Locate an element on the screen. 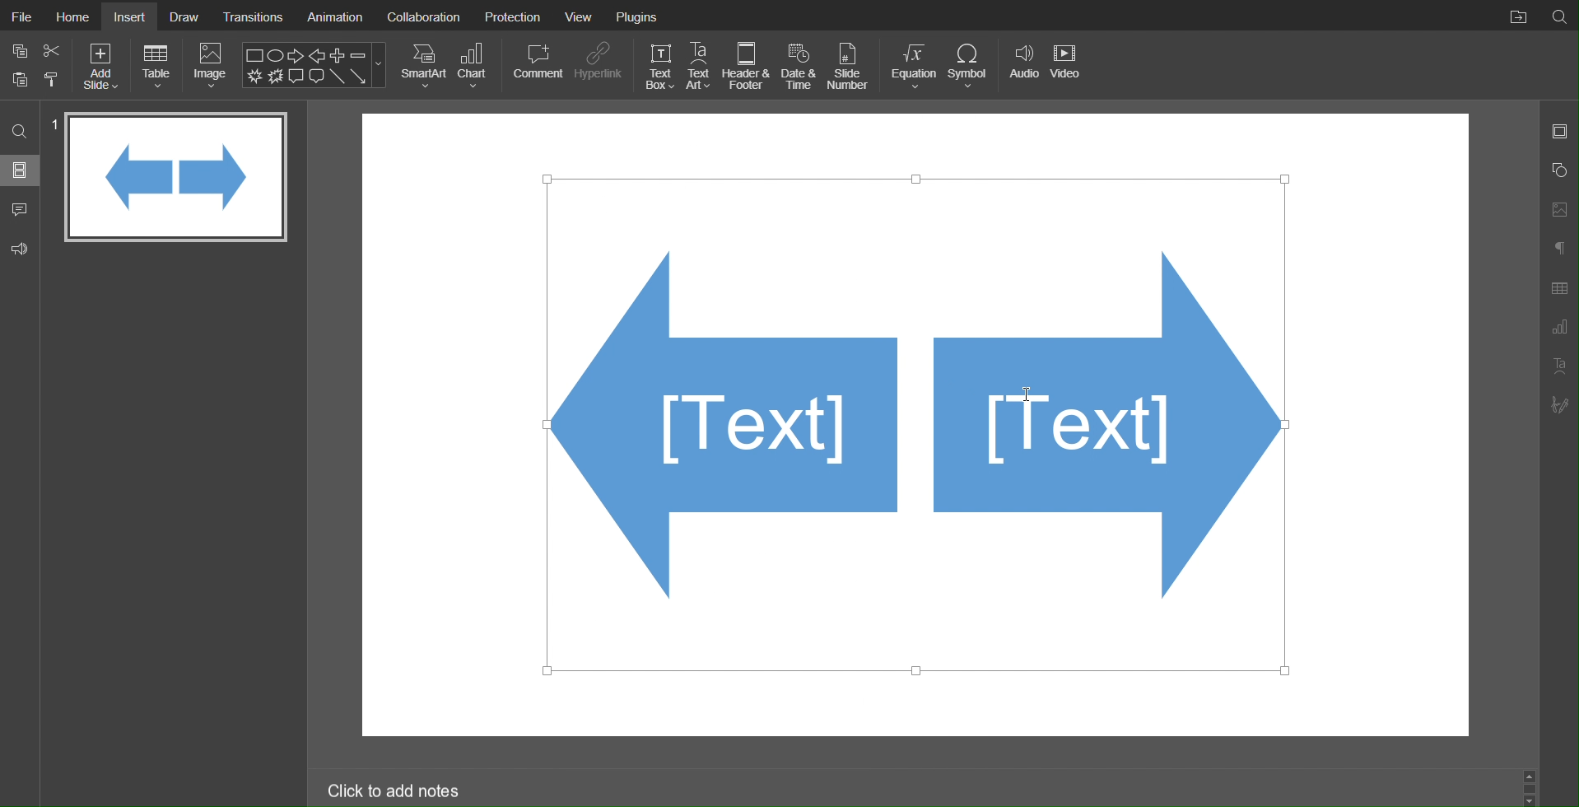 This screenshot has width=1579, height=807. Shape Settings is located at coordinates (1558, 170).